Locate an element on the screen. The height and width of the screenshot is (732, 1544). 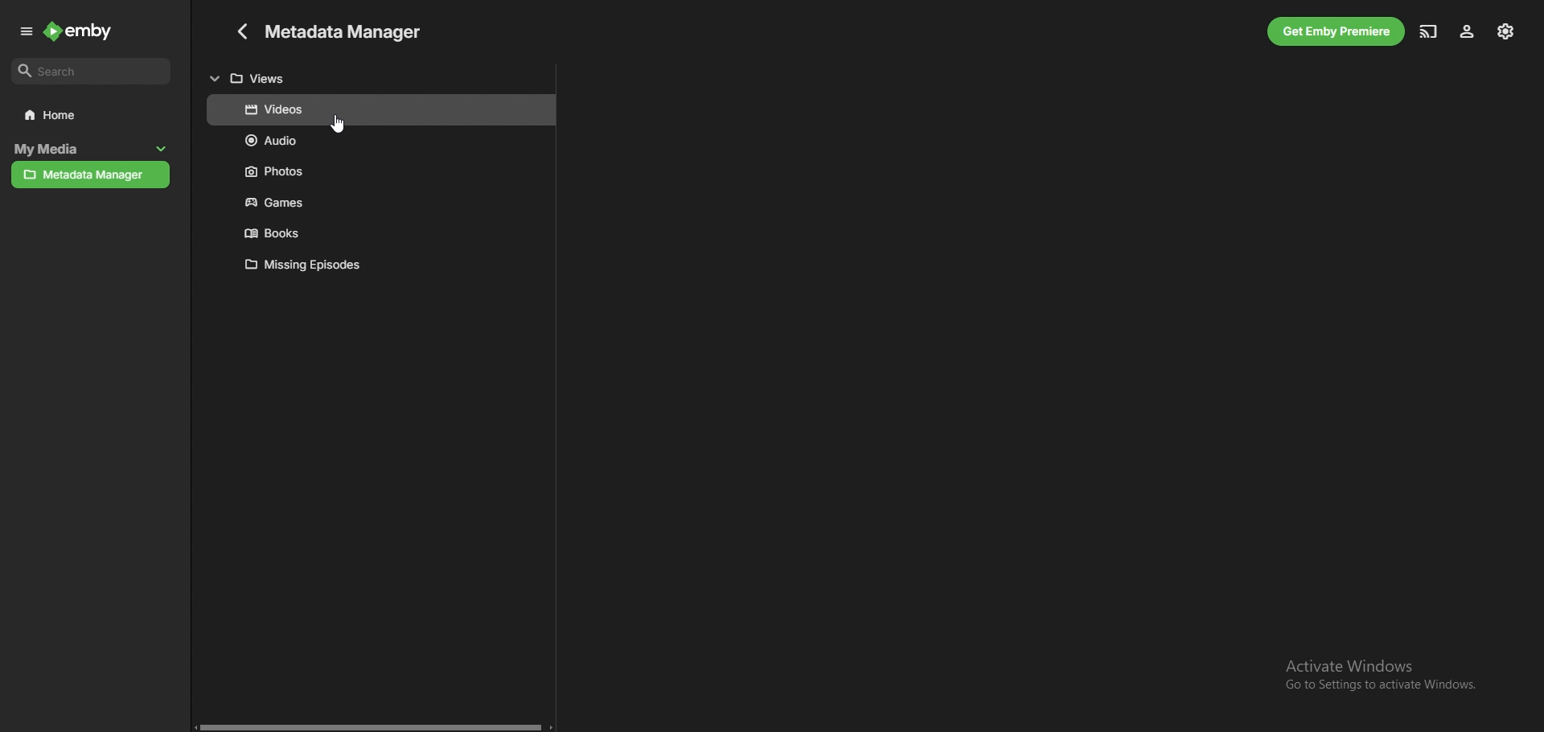
horizontal scroll is located at coordinates (372, 726).